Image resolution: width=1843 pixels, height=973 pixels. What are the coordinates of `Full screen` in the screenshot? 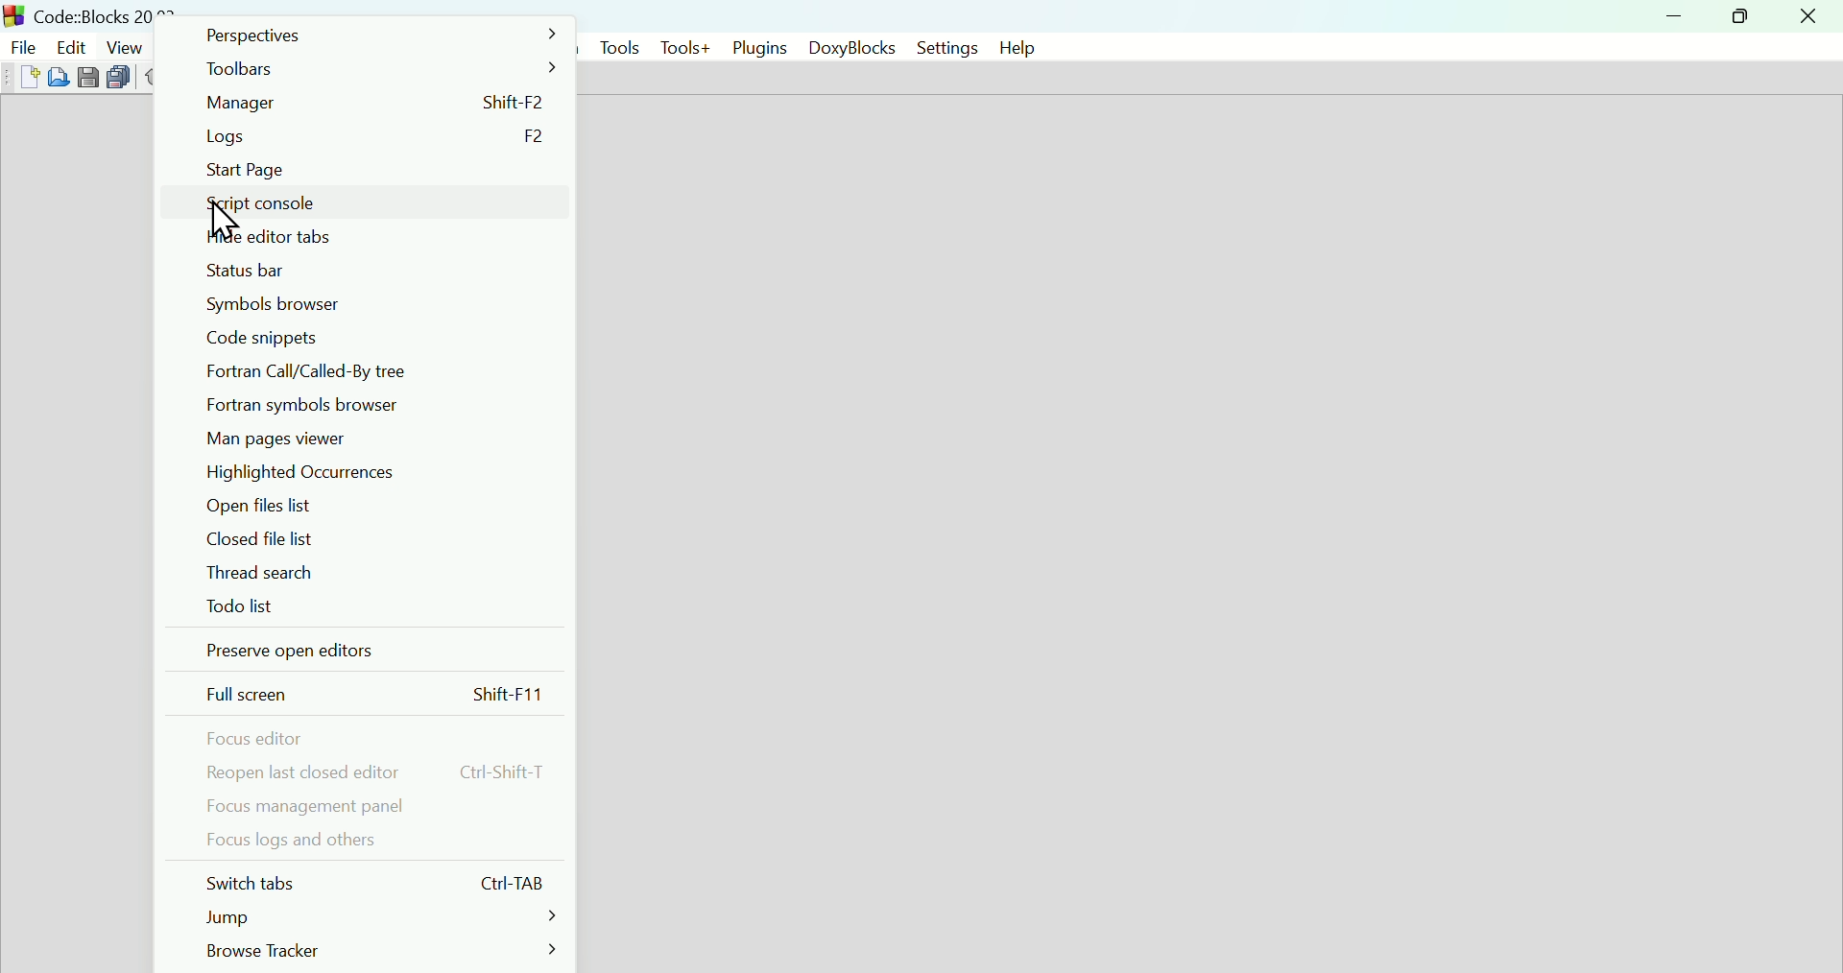 It's located at (373, 695).